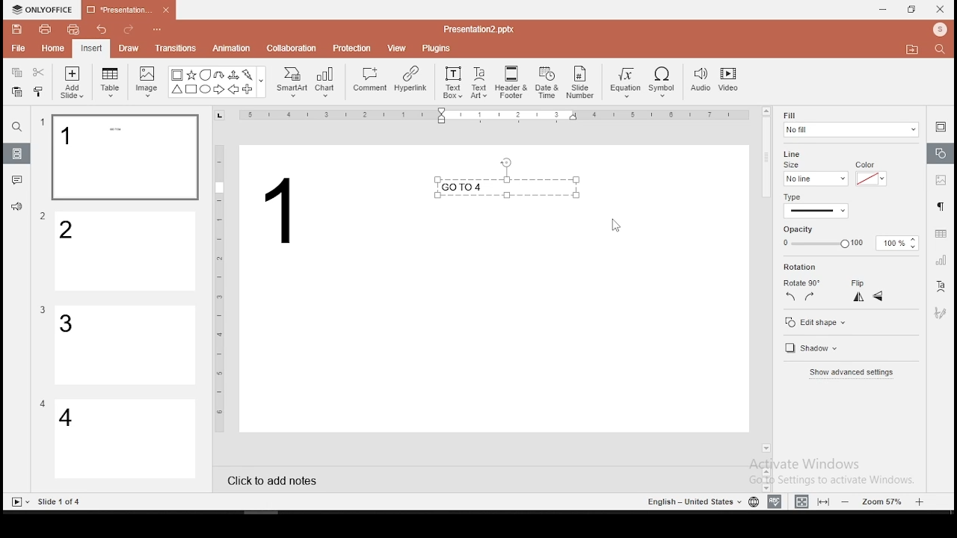 The height and width of the screenshot is (538, 957). Describe the element at coordinates (825, 268) in the screenshot. I see `rotation` at that location.